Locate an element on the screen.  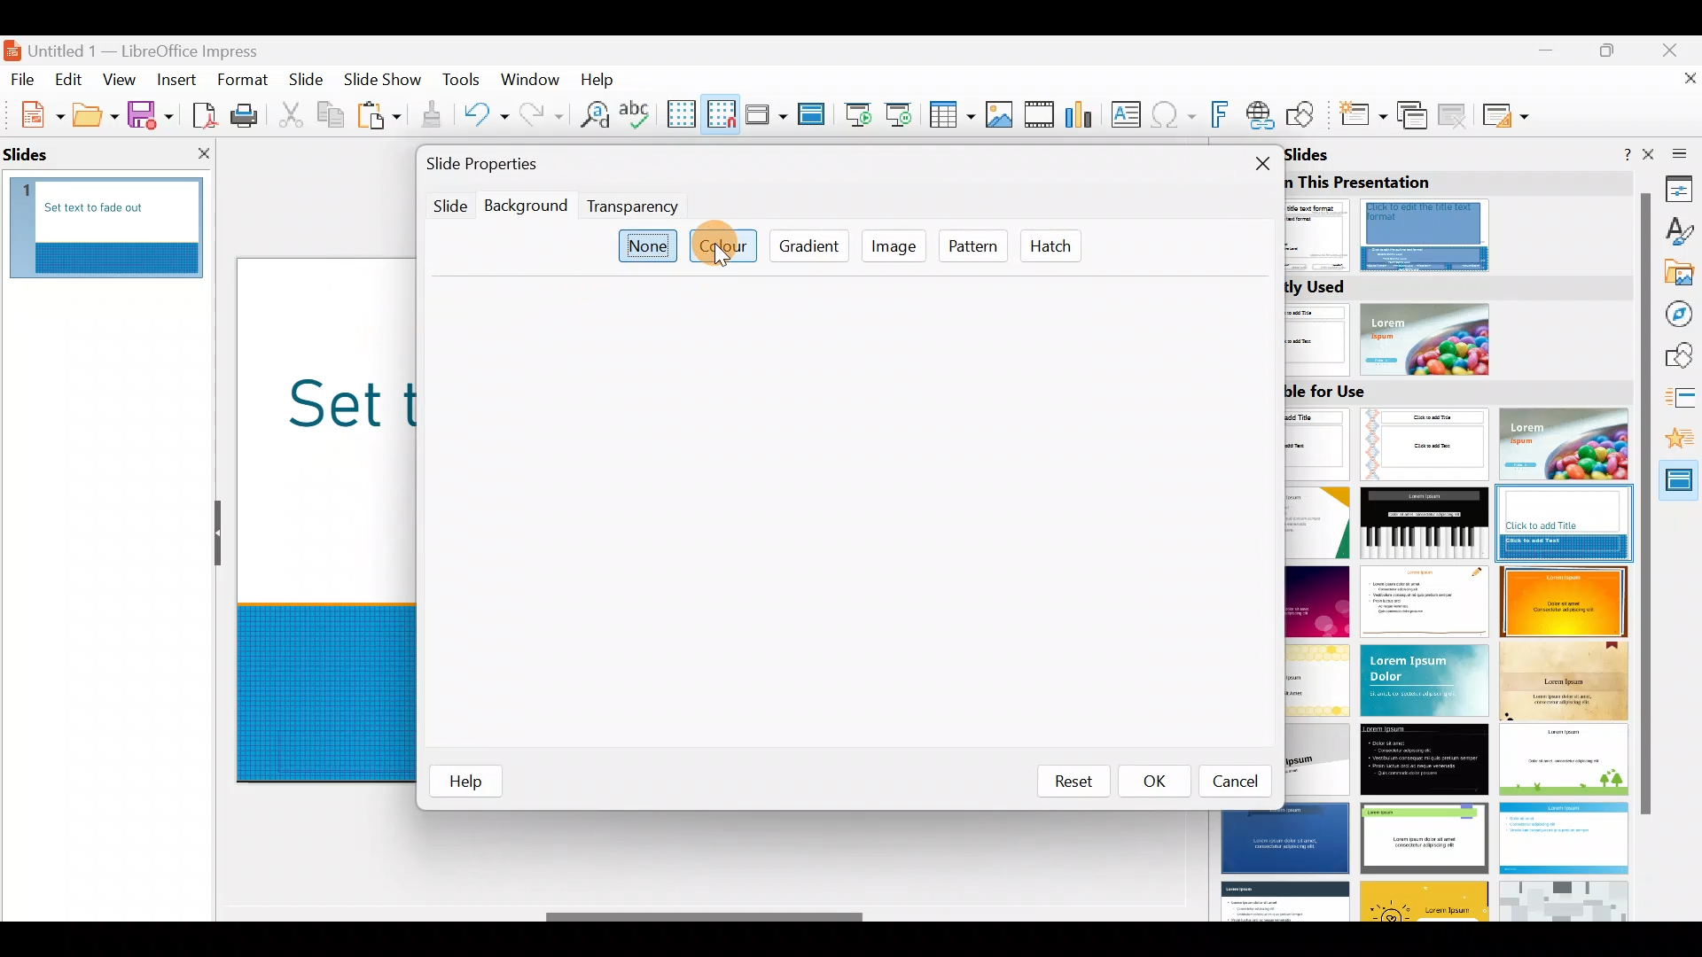
Tools is located at coordinates (463, 82).